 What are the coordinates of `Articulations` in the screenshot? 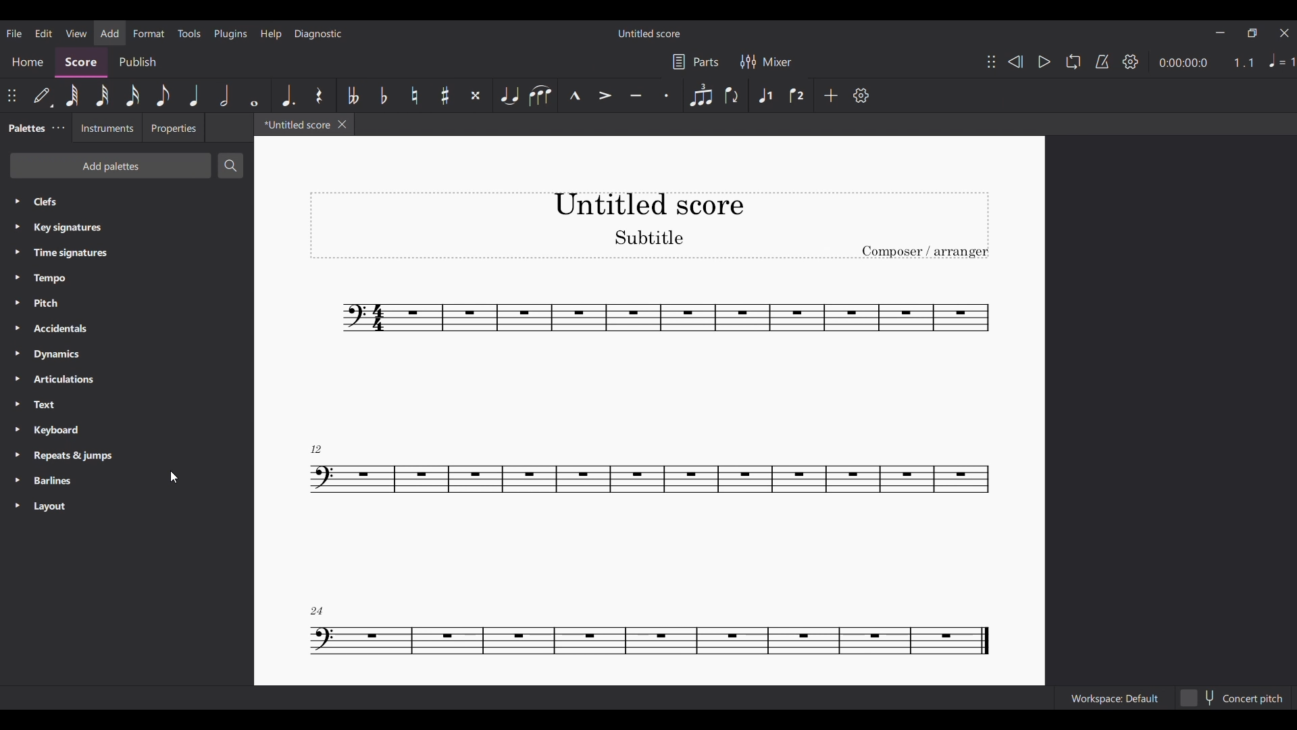 It's located at (57, 382).